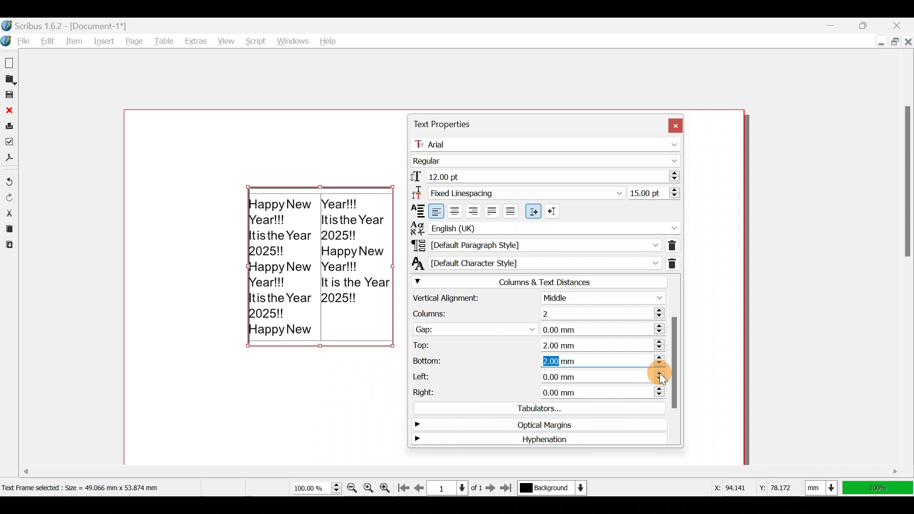 This screenshot has height=514, width=914. What do you see at coordinates (533, 424) in the screenshot?
I see `Optical margins` at bounding box center [533, 424].